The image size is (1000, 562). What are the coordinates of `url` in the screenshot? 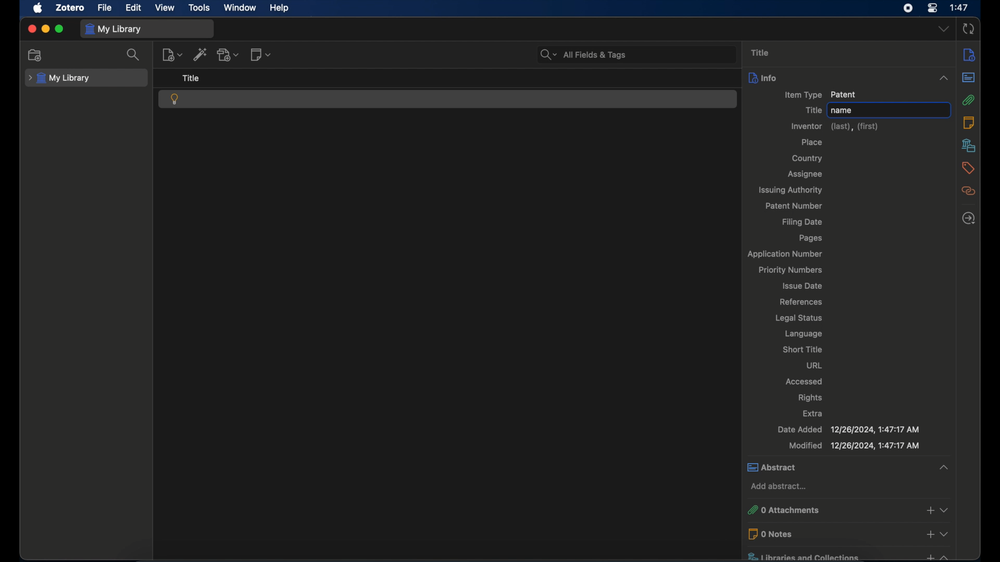 It's located at (815, 365).